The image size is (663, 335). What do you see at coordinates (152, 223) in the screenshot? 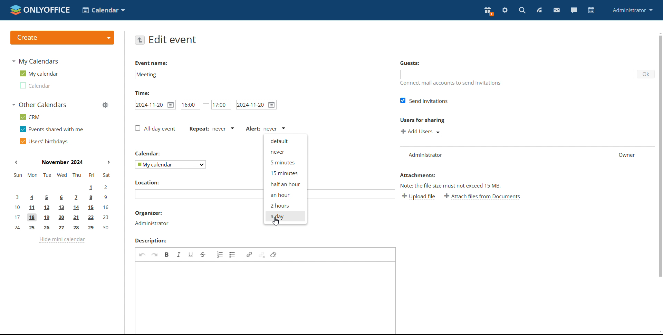
I see `organiser` at bounding box center [152, 223].